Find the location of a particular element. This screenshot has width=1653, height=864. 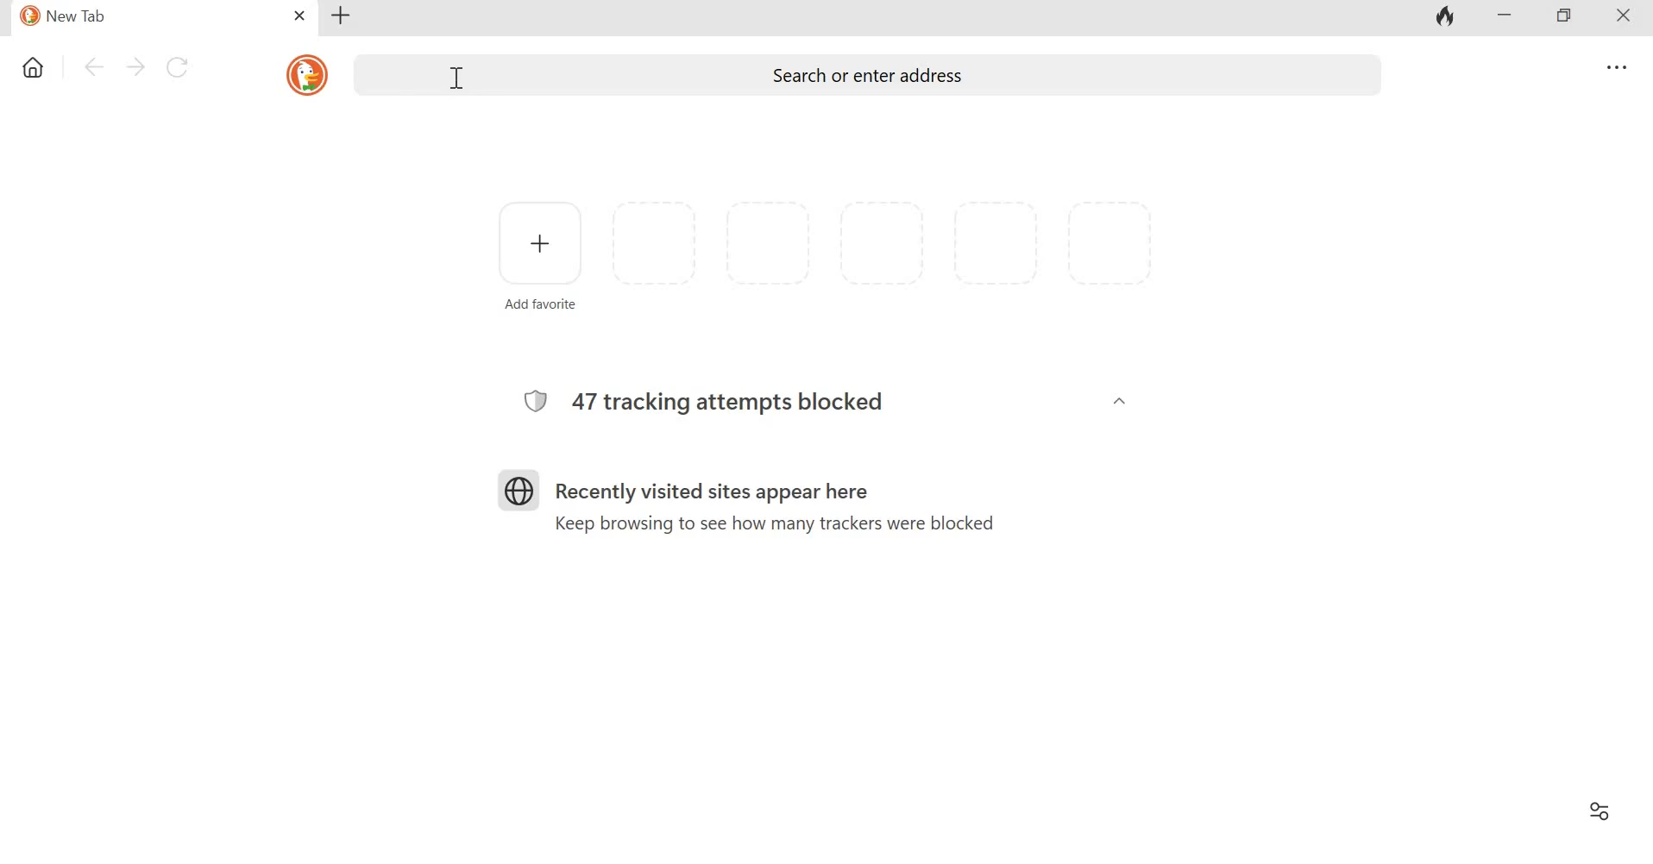

Go forward one page is located at coordinates (135, 66).